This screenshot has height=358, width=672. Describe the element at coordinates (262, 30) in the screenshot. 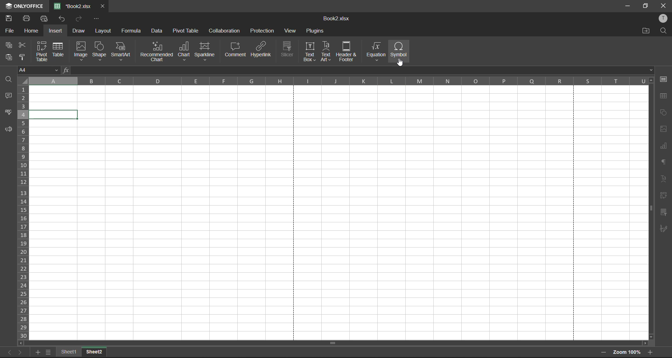

I see `protection` at that location.